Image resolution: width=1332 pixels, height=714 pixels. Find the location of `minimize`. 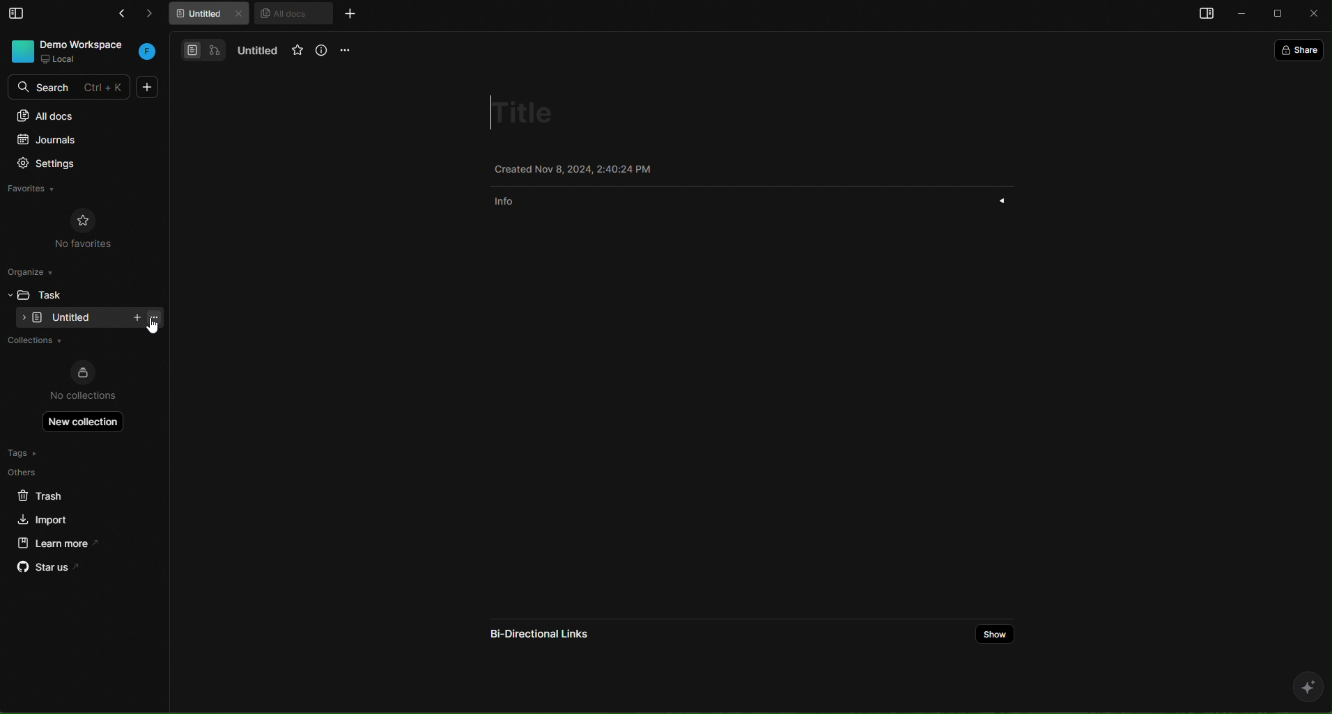

minimize is located at coordinates (1243, 15).